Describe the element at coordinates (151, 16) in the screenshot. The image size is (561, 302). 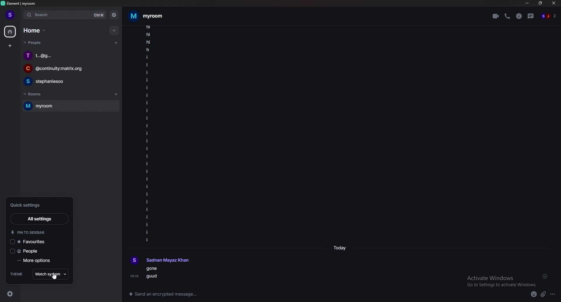
I see `room` at that location.